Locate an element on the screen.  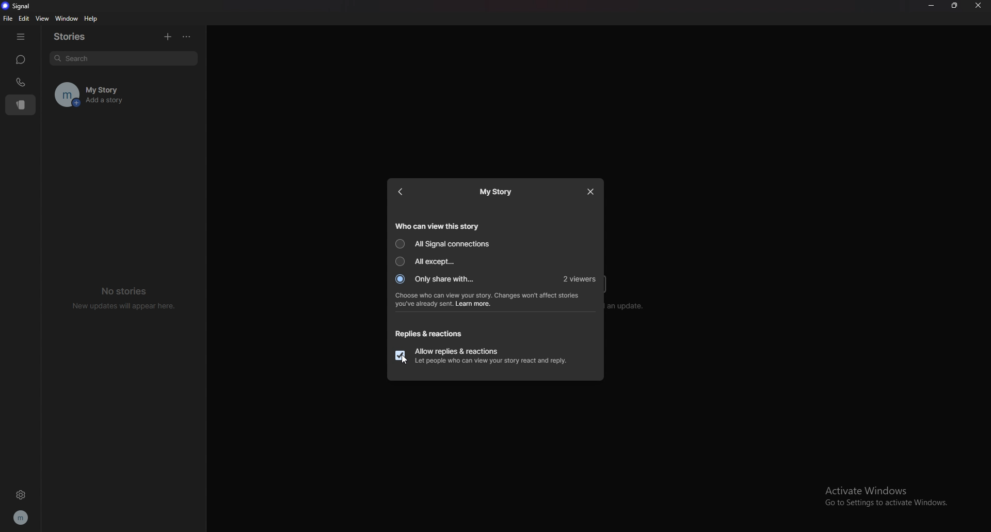
Let people who can view your story react and reply. is located at coordinates (491, 362).